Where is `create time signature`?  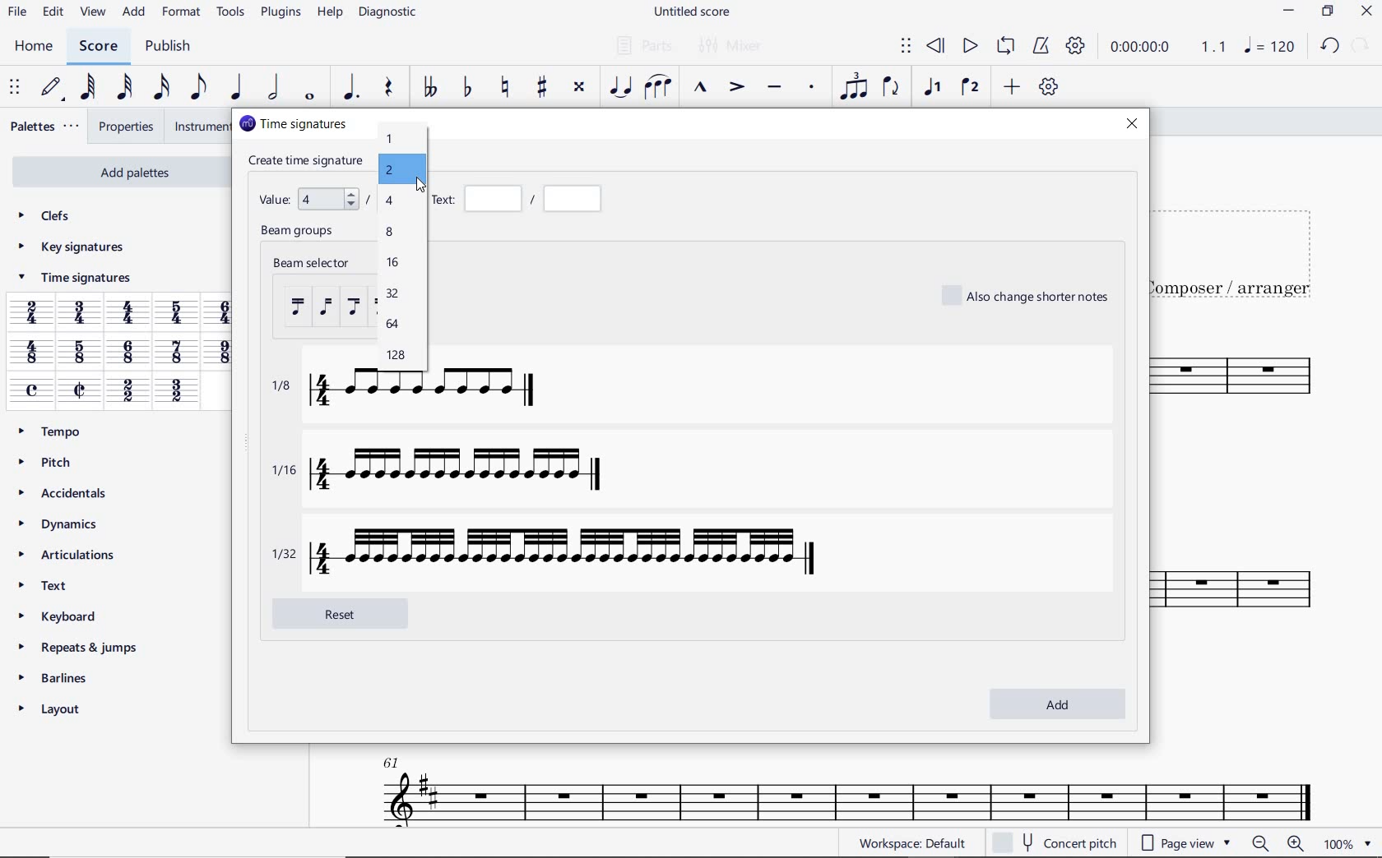 create time signature is located at coordinates (307, 159).